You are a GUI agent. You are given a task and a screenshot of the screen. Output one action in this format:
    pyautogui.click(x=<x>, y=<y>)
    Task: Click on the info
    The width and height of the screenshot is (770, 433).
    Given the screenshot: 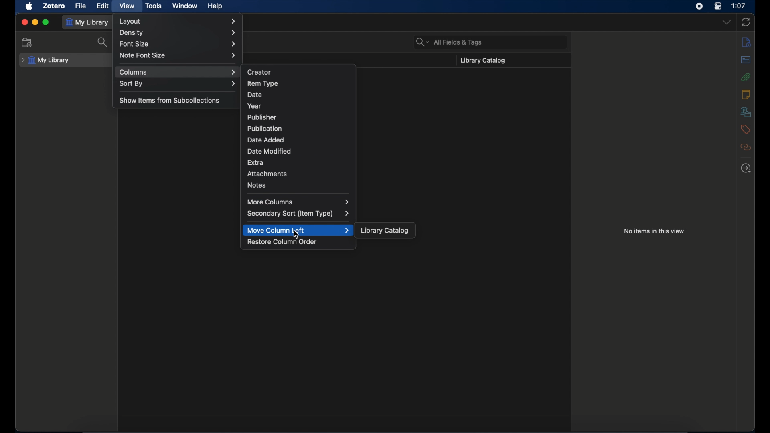 What is the action you would take?
    pyautogui.click(x=746, y=42)
    